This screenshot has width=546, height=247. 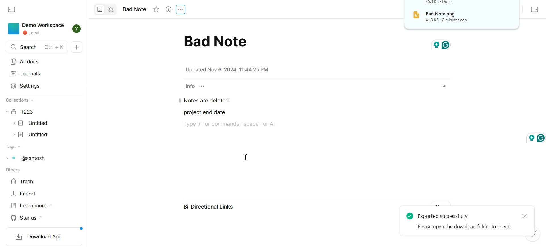 What do you see at coordinates (233, 125) in the screenshot?
I see `text` at bounding box center [233, 125].